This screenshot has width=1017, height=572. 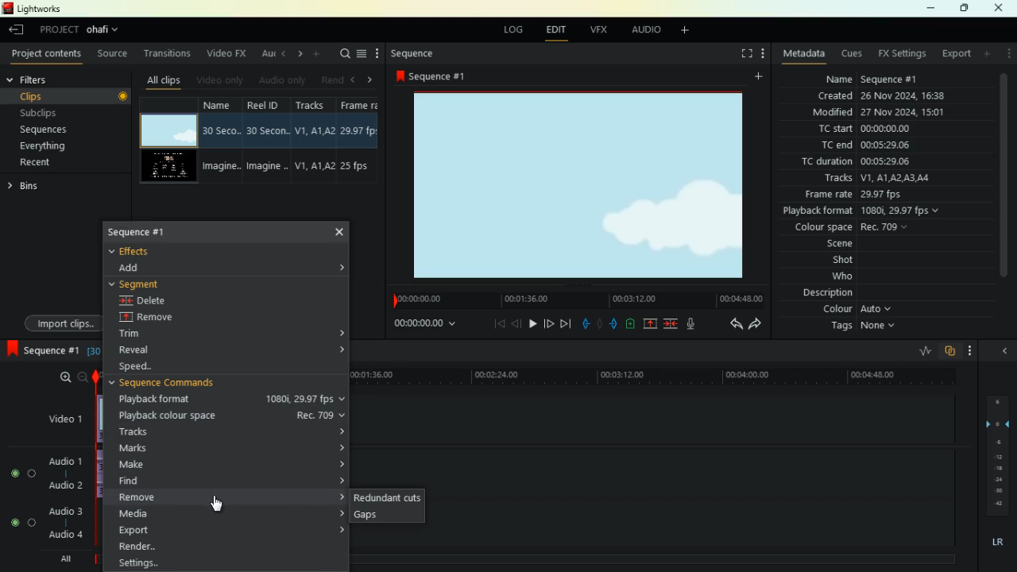 I want to click on minimize, so click(x=929, y=9).